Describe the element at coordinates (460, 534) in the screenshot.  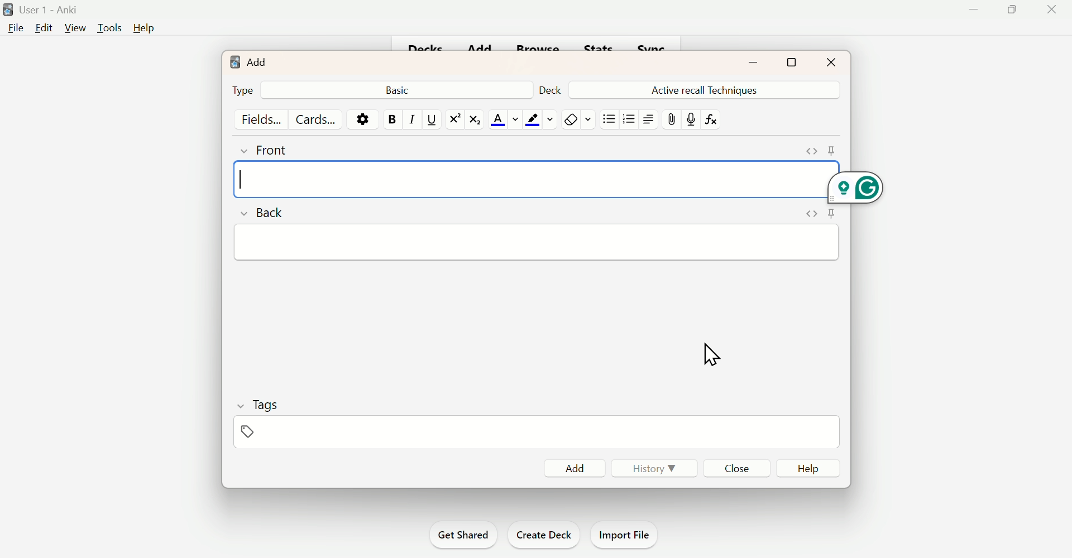
I see `Get Shared` at that location.